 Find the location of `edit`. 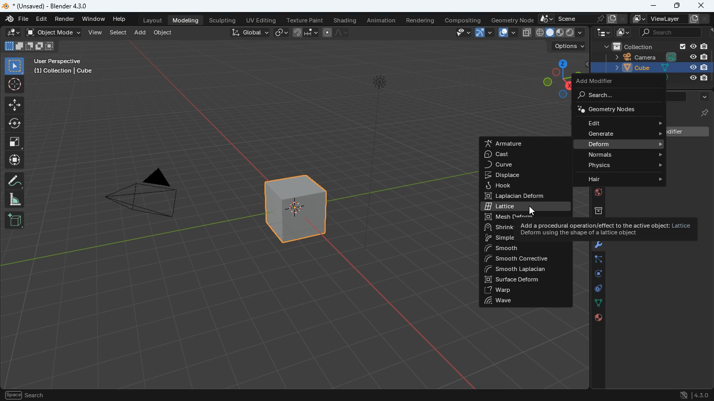

edit is located at coordinates (614, 124).